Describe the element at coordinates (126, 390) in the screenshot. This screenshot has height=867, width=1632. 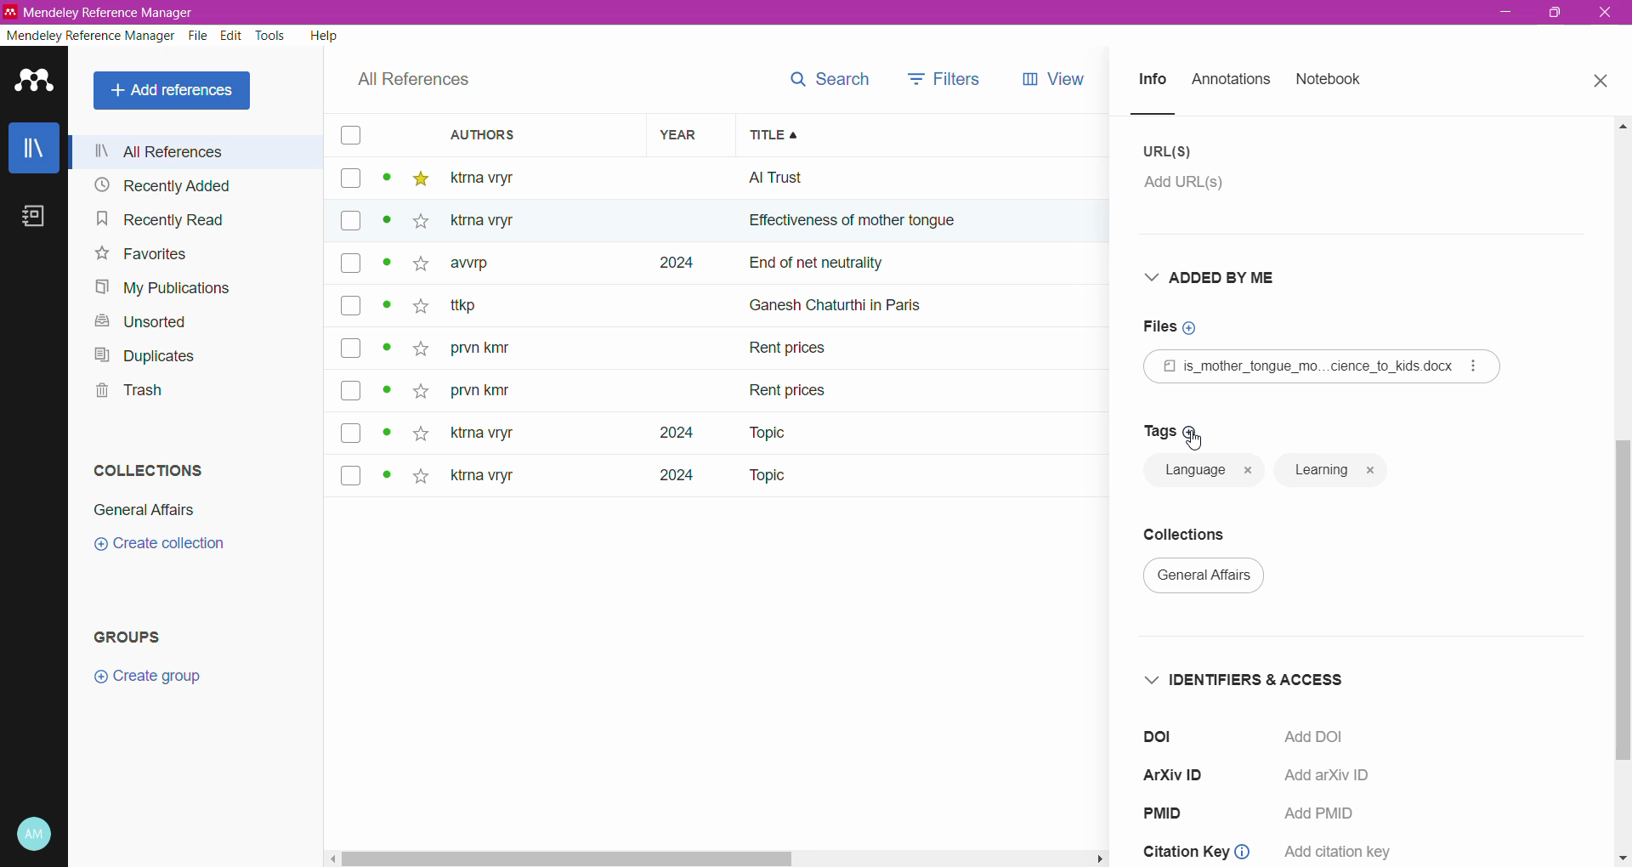
I see `Trash` at that location.